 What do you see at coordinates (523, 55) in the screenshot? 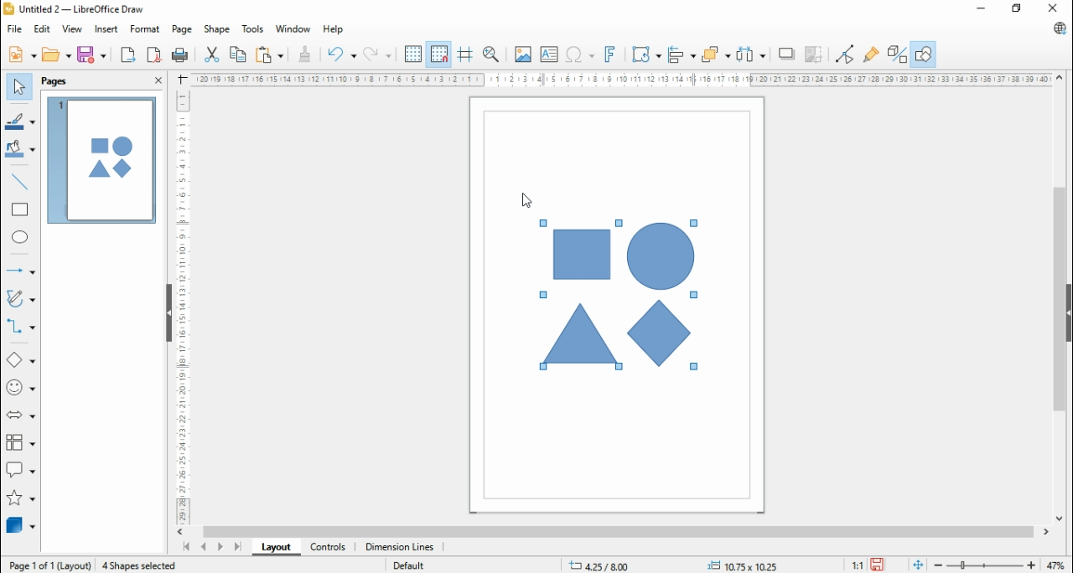
I see `insert image` at bounding box center [523, 55].